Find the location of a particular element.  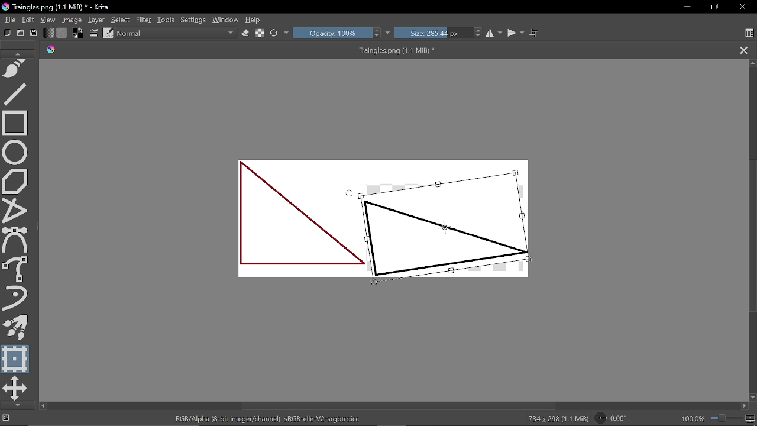

Gradient fill is located at coordinates (48, 33).